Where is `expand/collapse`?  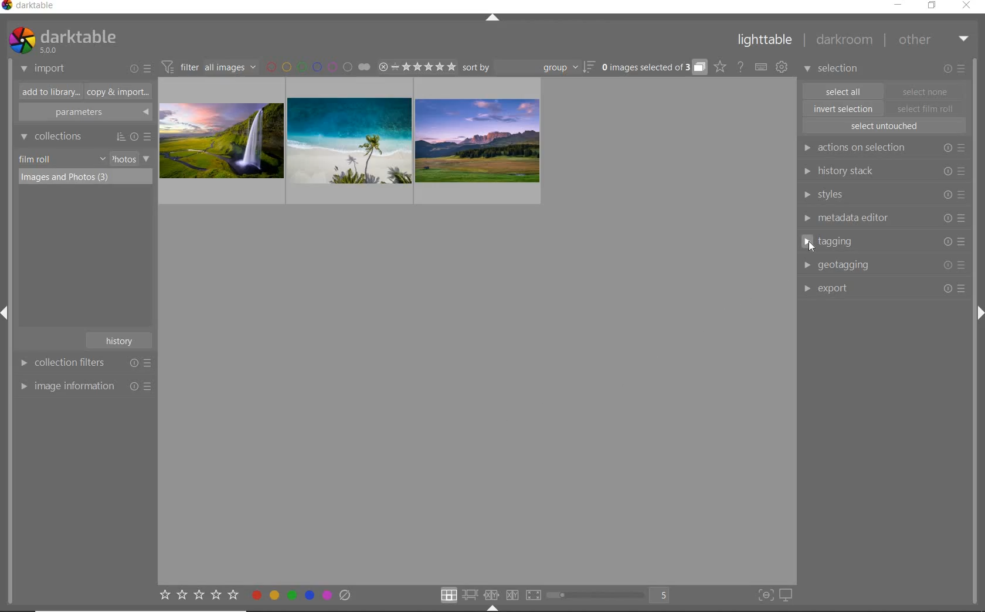
expand/collapse is located at coordinates (492, 19).